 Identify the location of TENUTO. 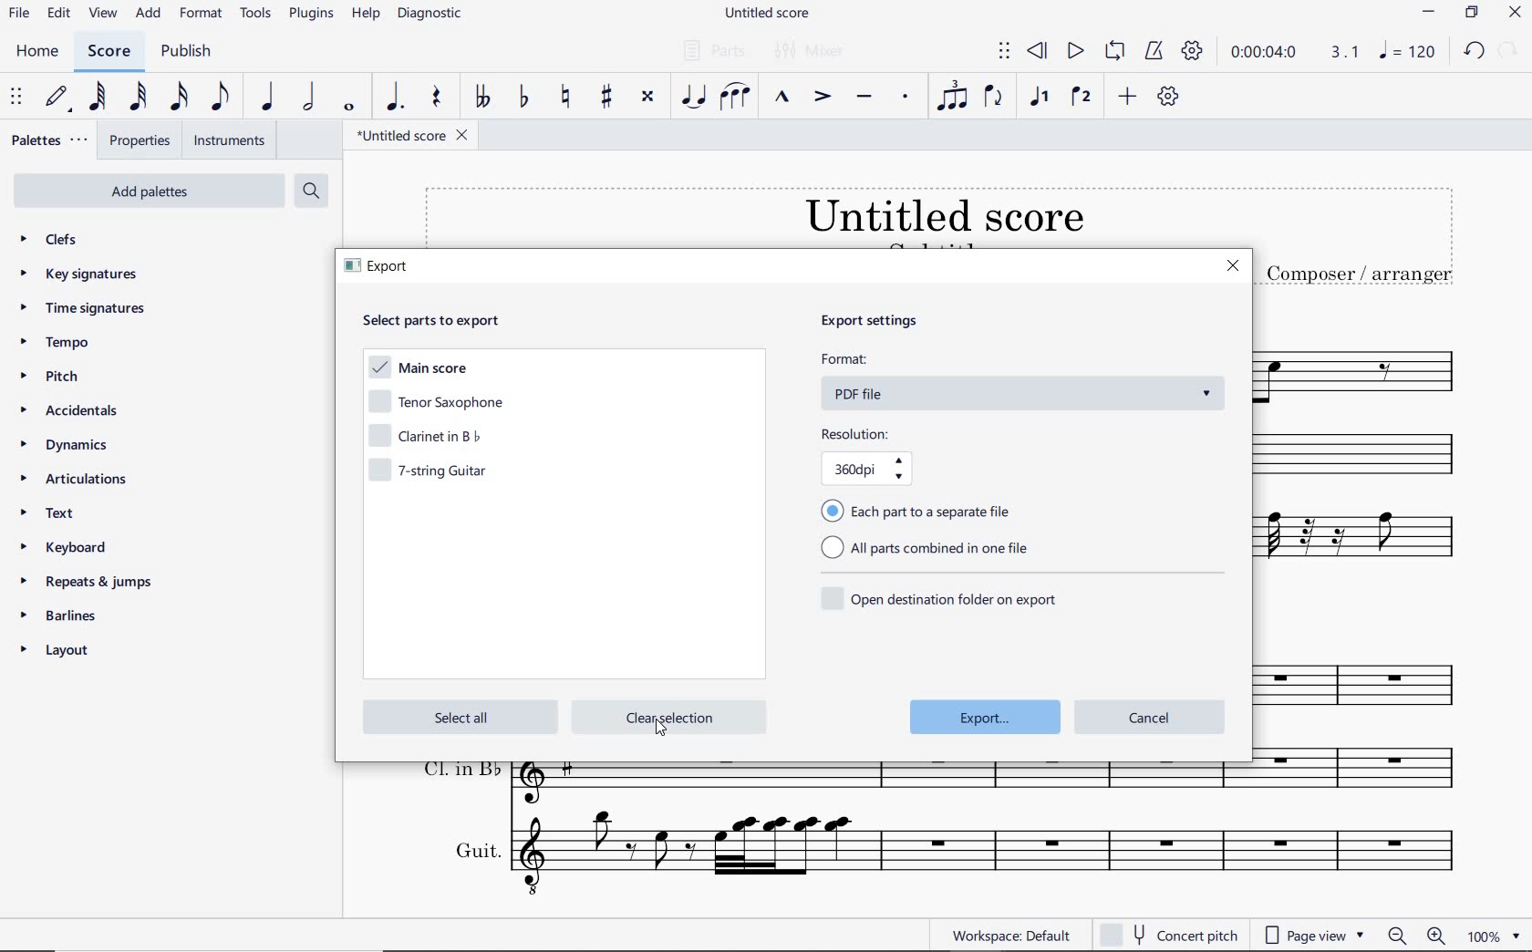
(865, 97).